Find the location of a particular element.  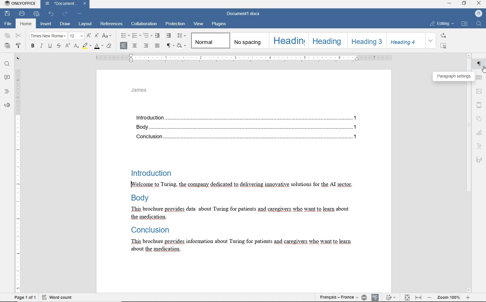

Body is located at coordinates (248, 127).